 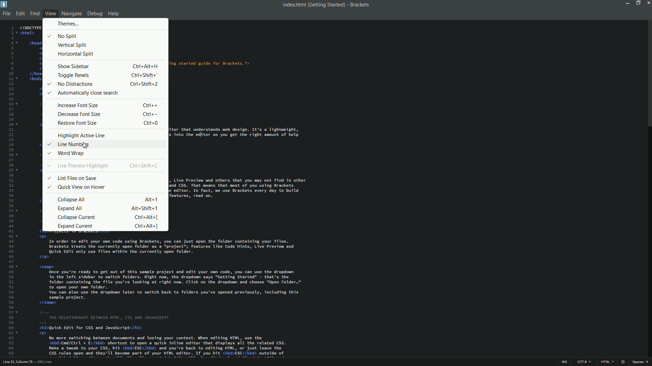 What do you see at coordinates (68, 24) in the screenshot?
I see `Themes...` at bounding box center [68, 24].